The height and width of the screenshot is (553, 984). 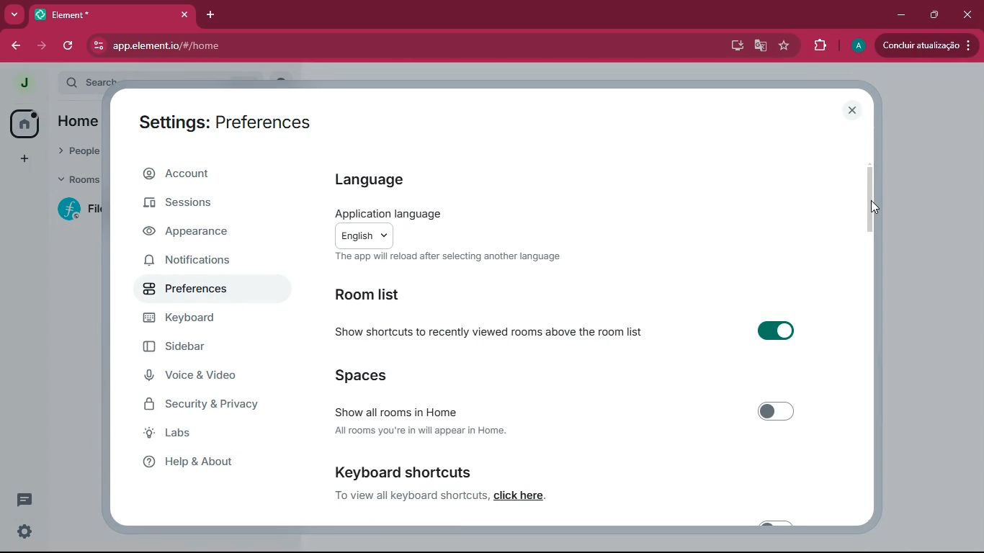 What do you see at coordinates (868, 202) in the screenshot?
I see `scroll bar` at bounding box center [868, 202].